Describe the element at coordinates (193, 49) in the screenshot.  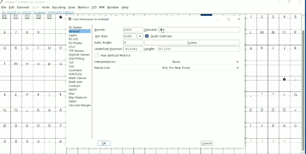
I see `Height` at that location.